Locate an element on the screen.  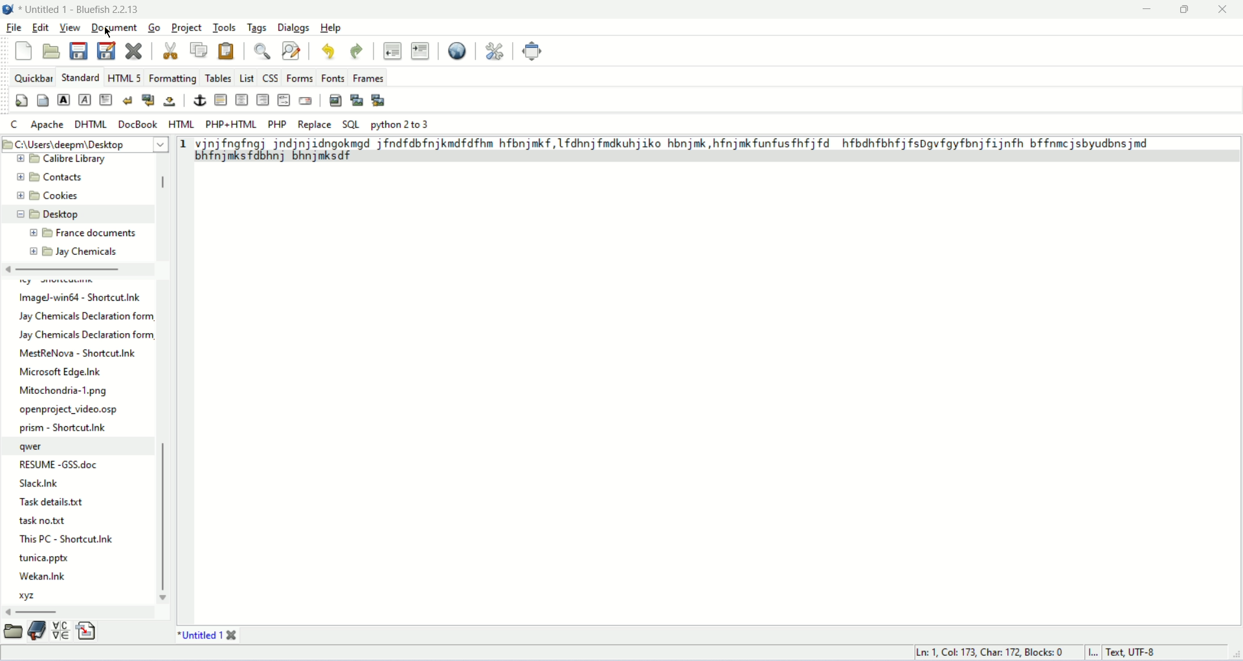
cursor is located at coordinates (107, 32).